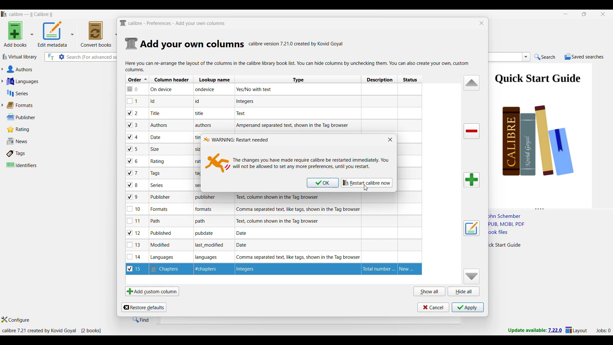 The width and height of the screenshot is (613, 345). I want to click on Software name, so click(31, 14).